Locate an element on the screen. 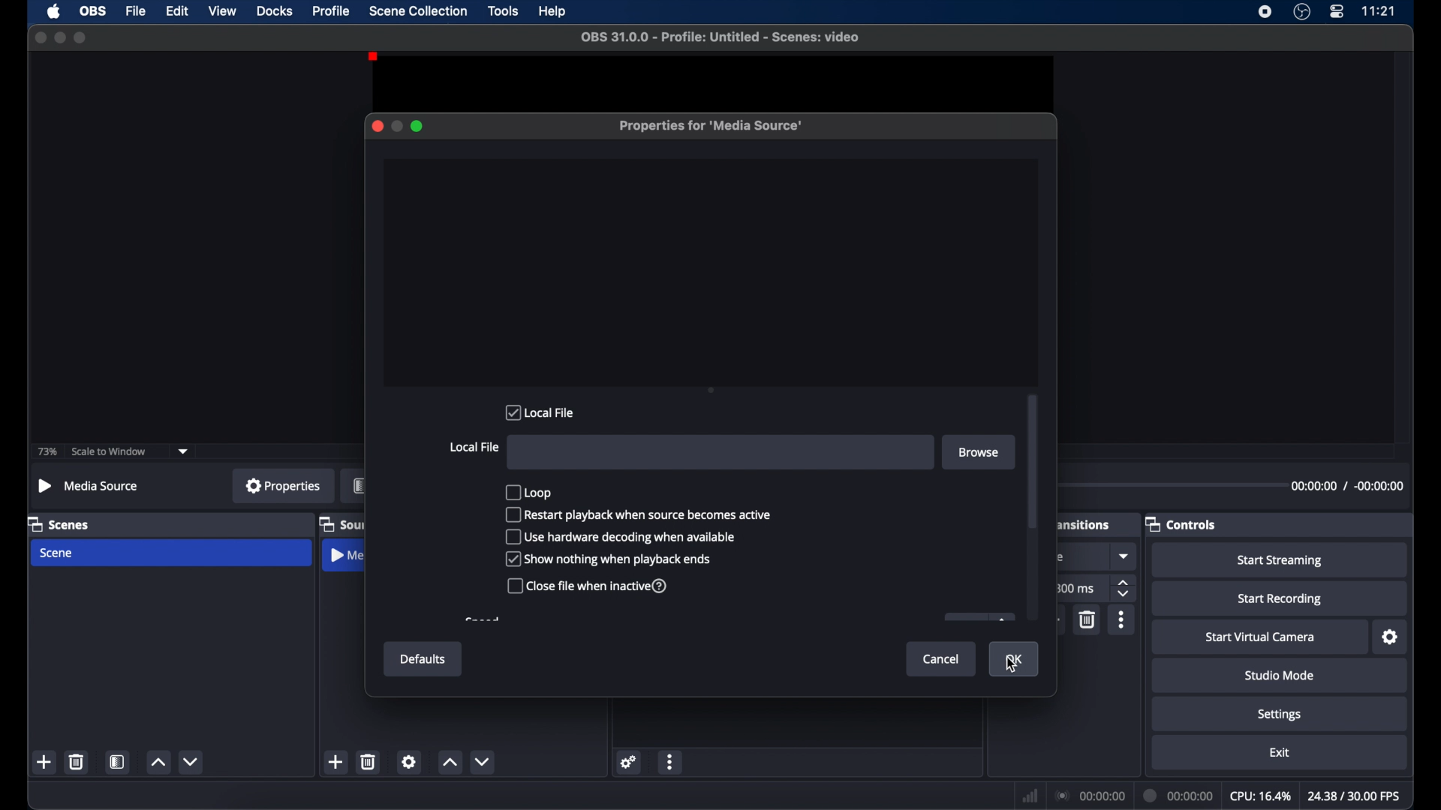  control center is located at coordinates (1336, 12).